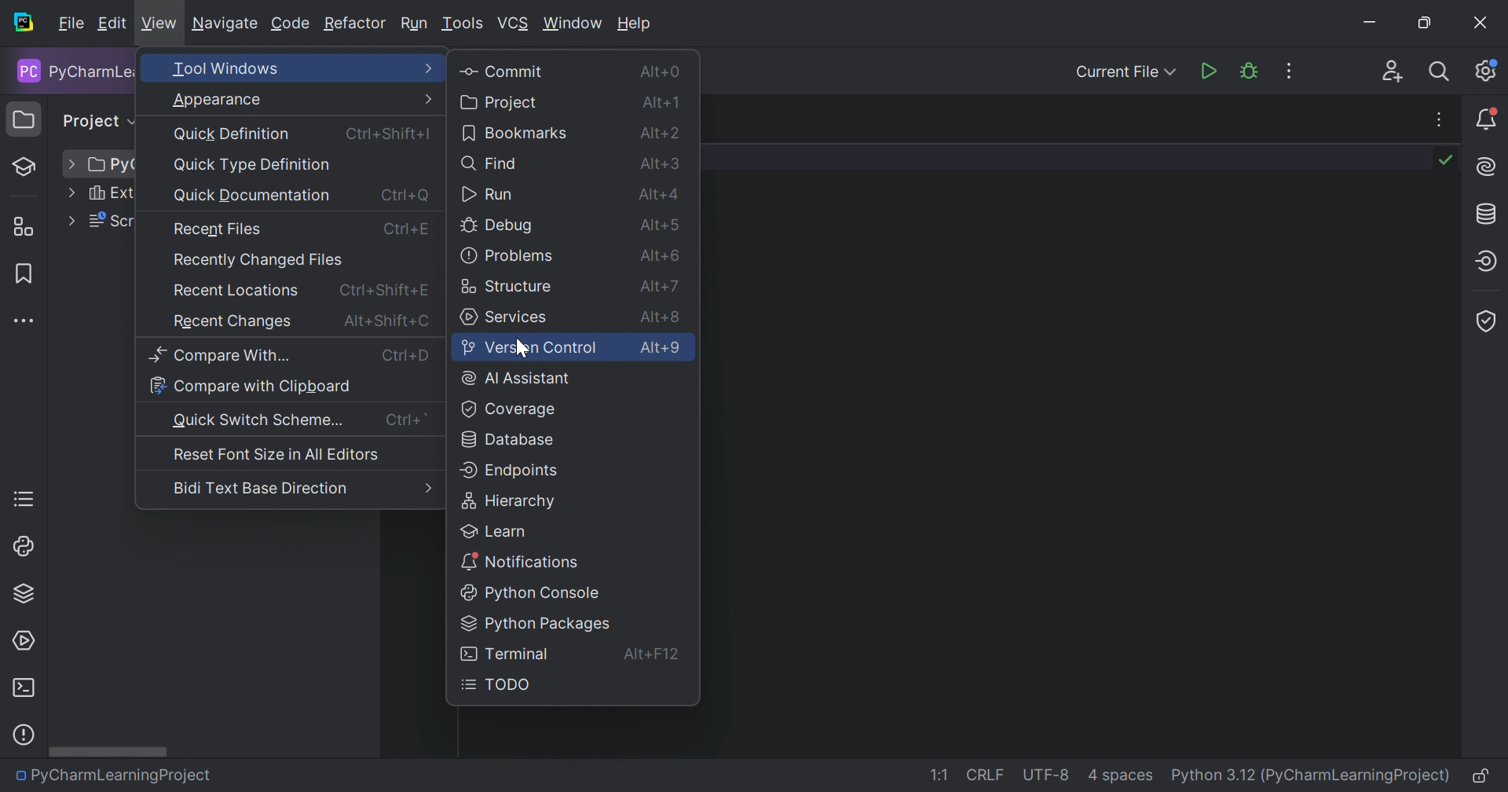 This screenshot has height=792, width=1508. Describe the element at coordinates (251, 196) in the screenshot. I see `Quick Documentation` at that location.